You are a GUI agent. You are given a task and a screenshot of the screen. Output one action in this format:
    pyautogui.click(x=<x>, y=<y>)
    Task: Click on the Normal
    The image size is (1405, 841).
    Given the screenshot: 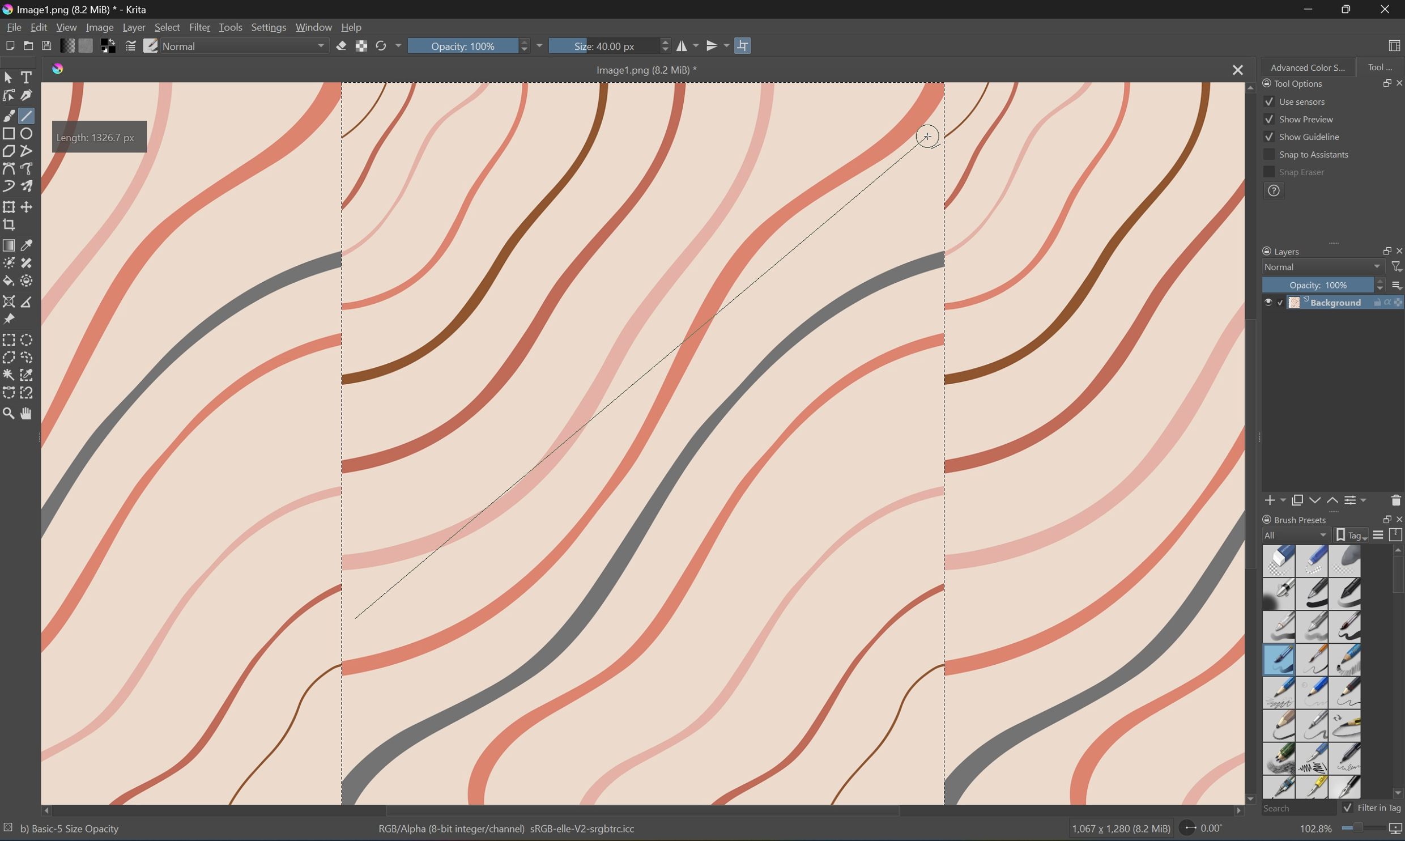 What is the action you would take?
    pyautogui.click(x=185, y=45)
    